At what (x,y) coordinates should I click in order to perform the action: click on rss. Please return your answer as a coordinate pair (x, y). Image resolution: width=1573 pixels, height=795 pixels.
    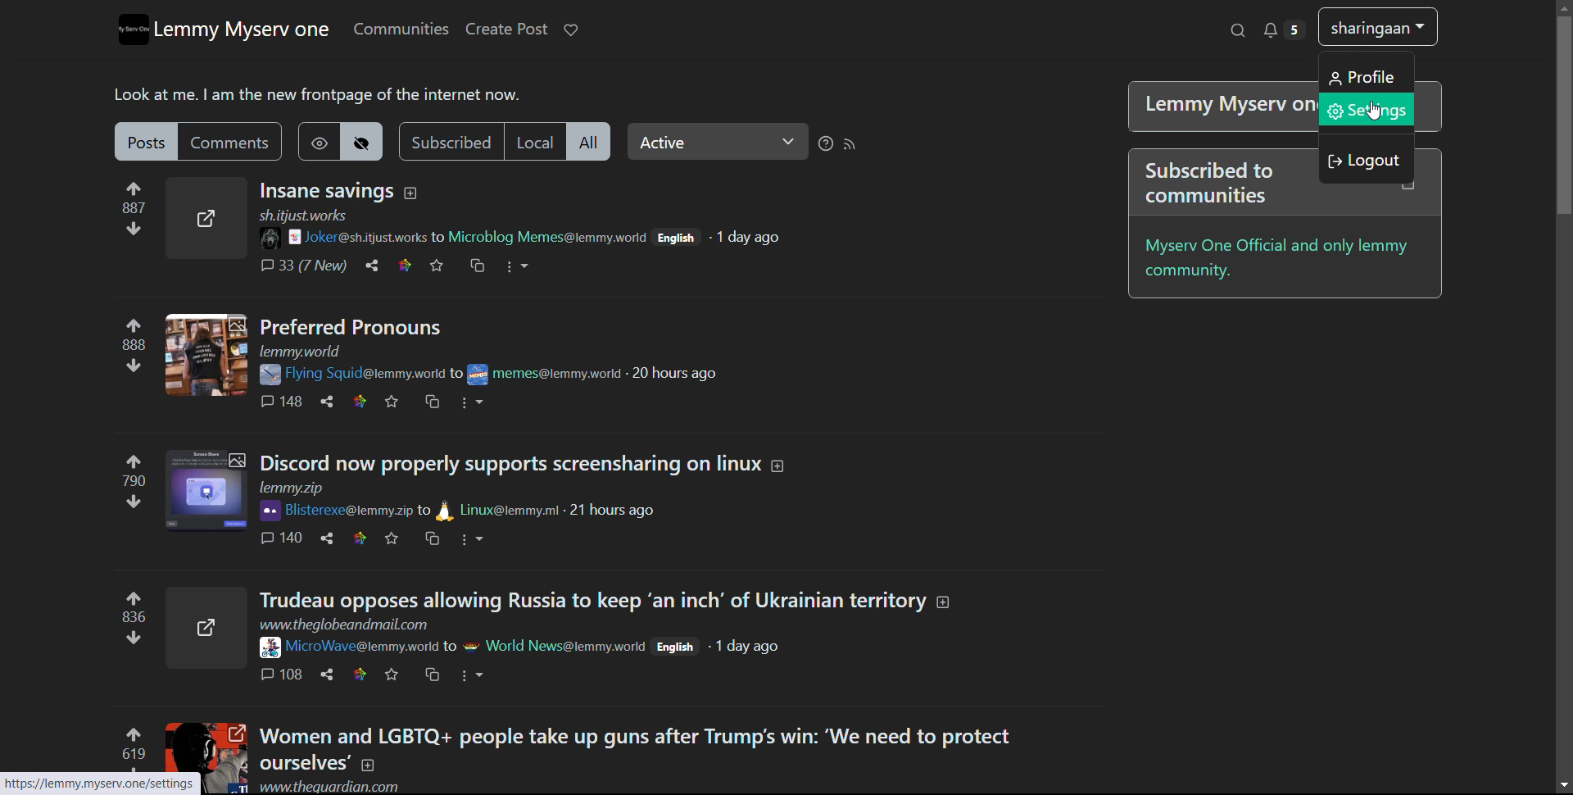
    Looking at the image, I should click on (850, 144).